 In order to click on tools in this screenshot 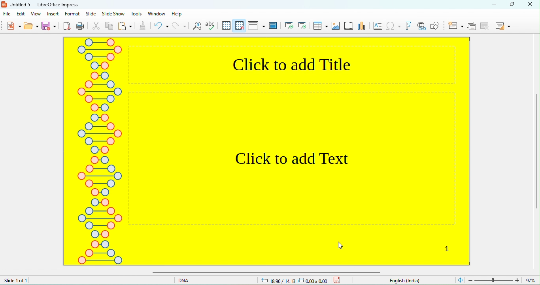, I will do `click(137, 14)`.